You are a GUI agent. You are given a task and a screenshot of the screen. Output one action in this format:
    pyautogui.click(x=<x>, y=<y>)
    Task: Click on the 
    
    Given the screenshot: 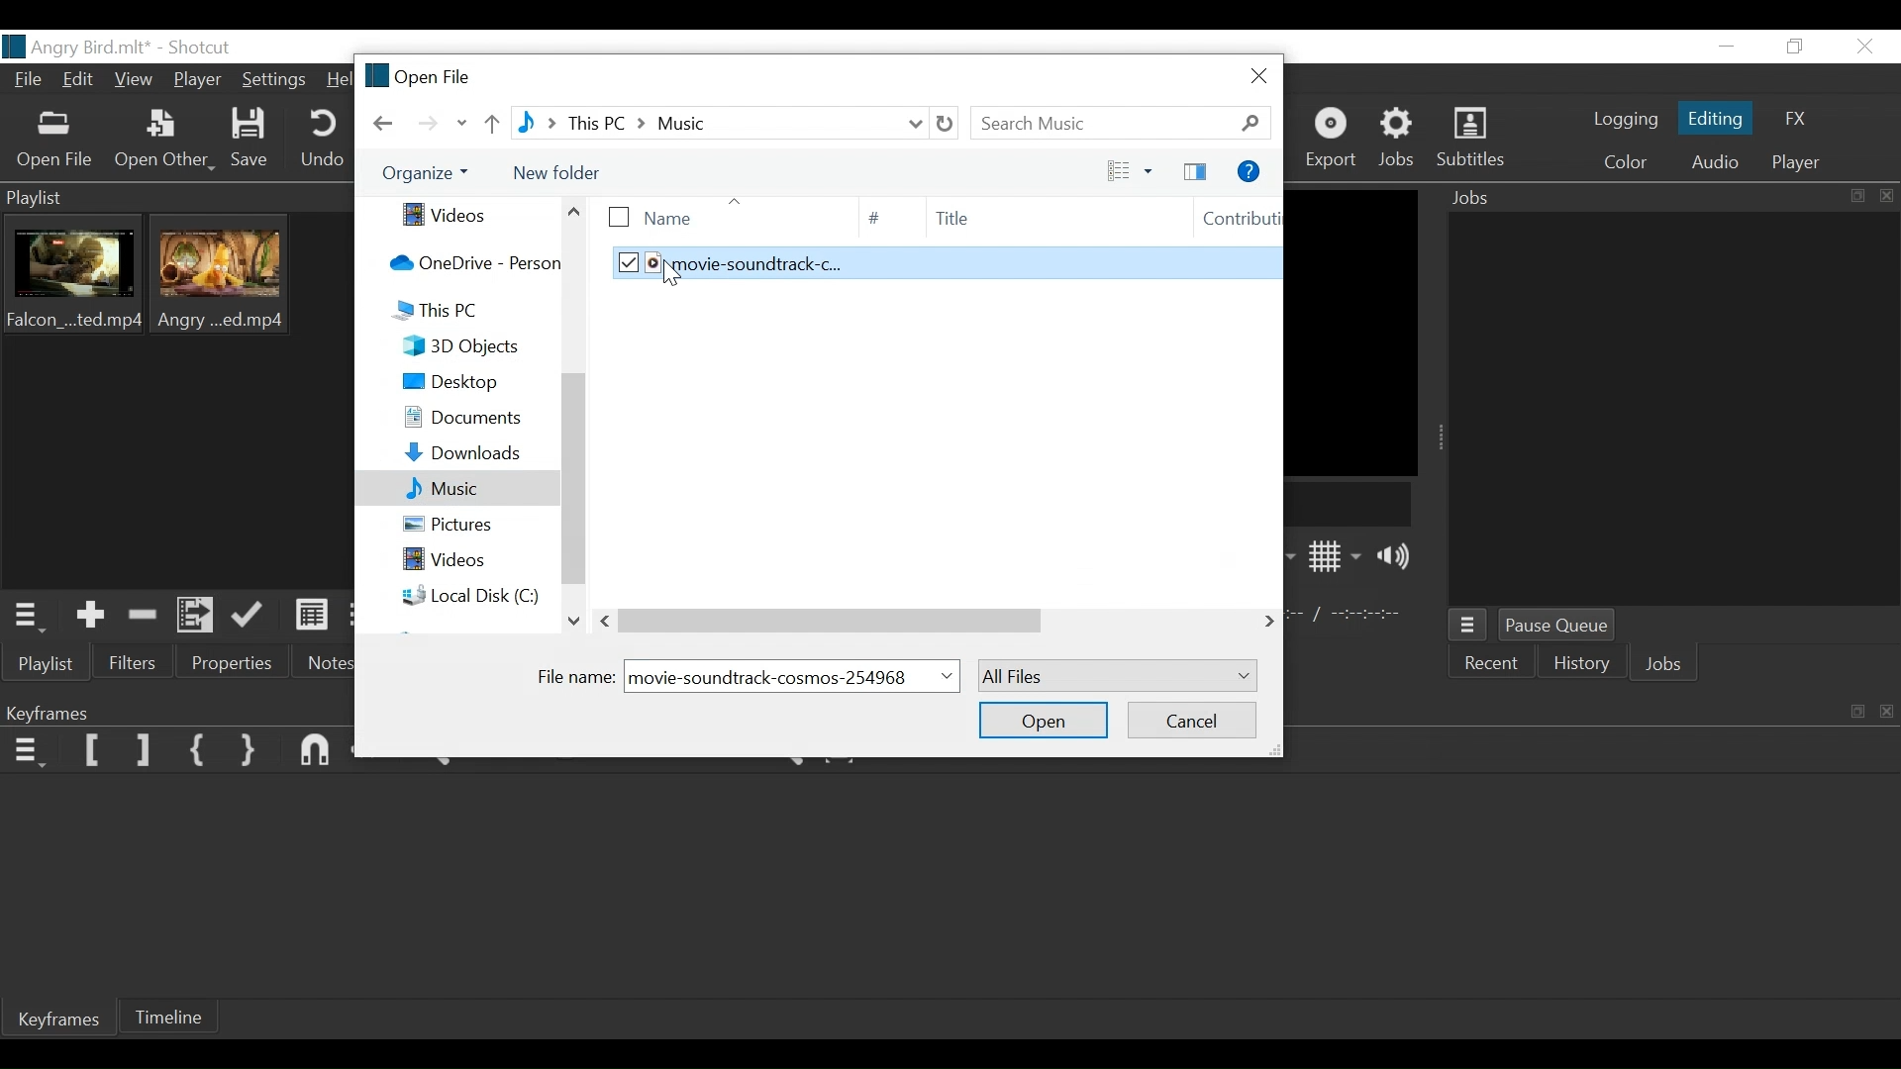 What is the action you would take?
    pyautogui.click(x=904, y=621)
    